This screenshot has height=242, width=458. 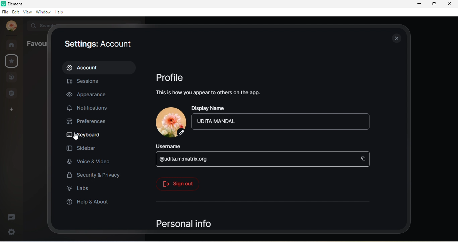 What do you see at coordinates (90, 188) in the screenshot?
I see `labs` at bounding box center [90, 188].